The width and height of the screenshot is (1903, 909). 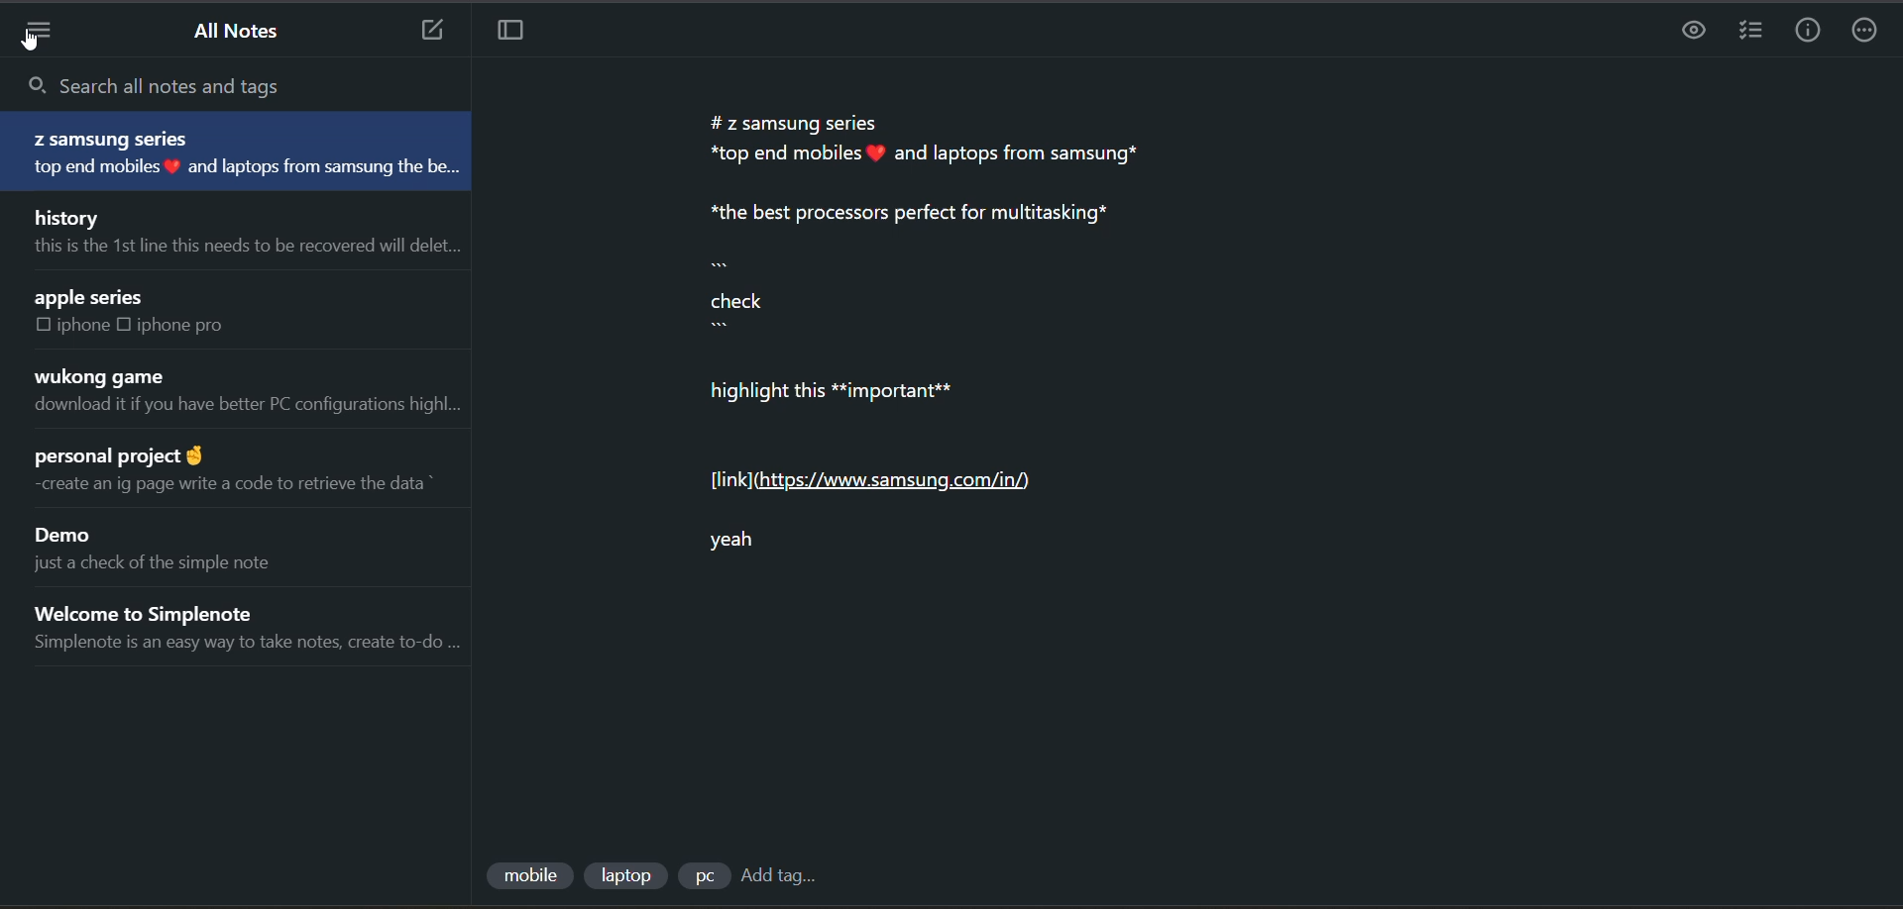 I want to click on cursor, so click(x=34, y=43).